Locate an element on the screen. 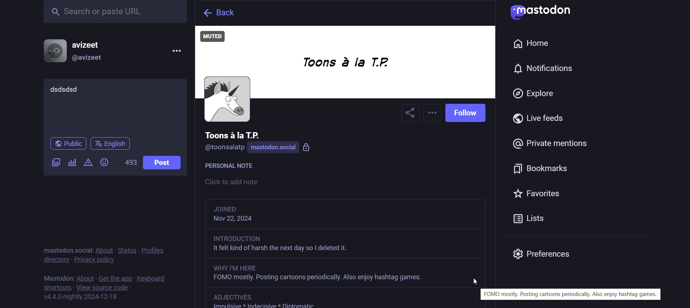 This screenshot has height=308, width=690. share is located at coordinates (410, 114).